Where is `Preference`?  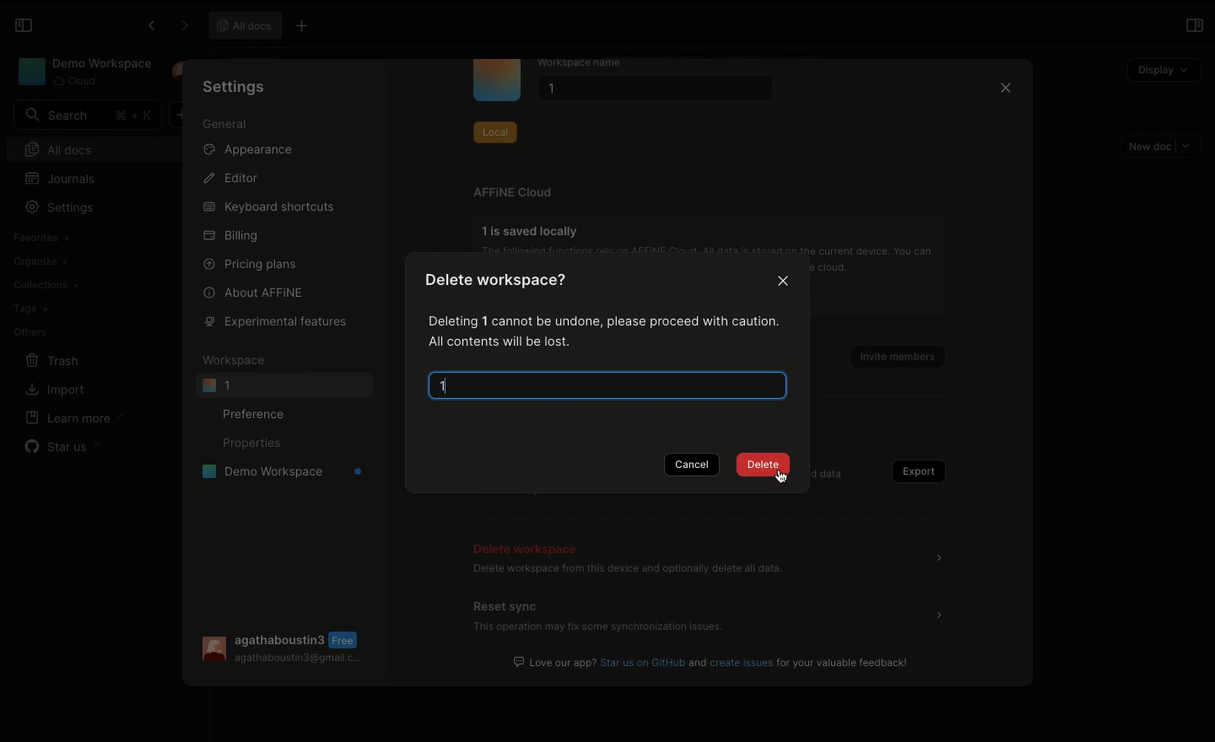
Preference is located at coordinates (258, 413).